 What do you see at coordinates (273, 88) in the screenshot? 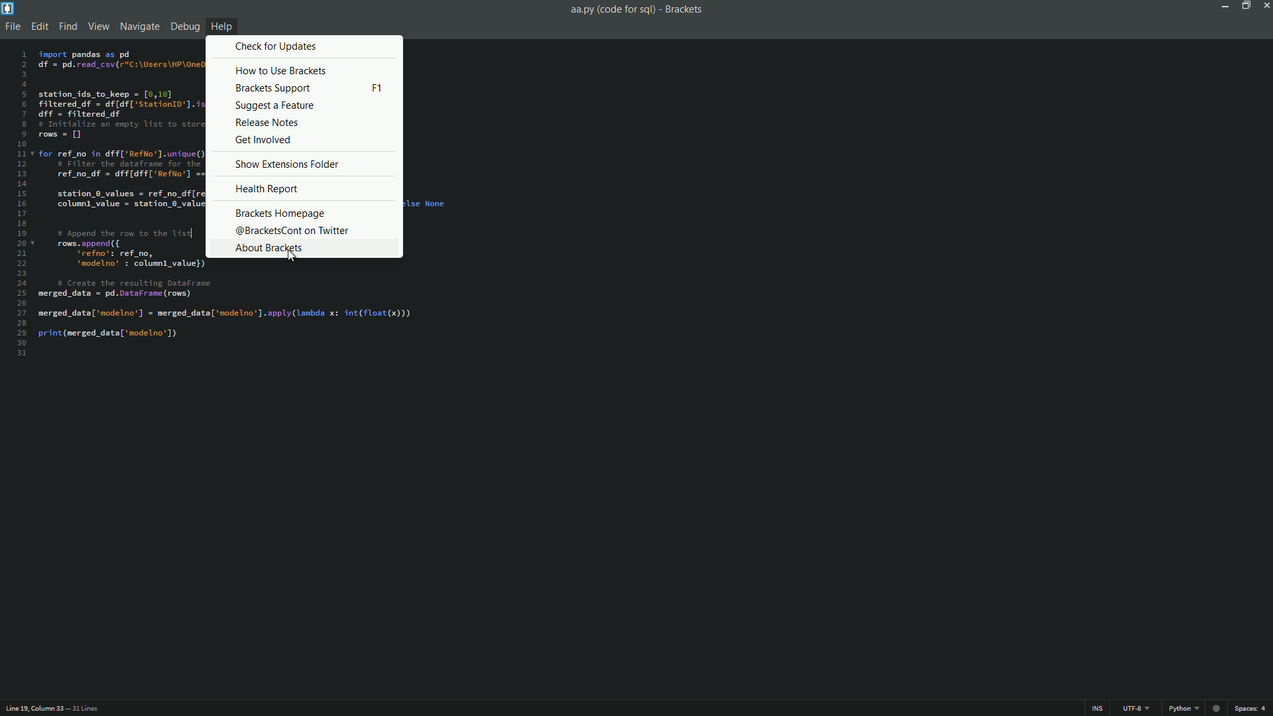
I see `brackets support` at bounding box center [273, 88].